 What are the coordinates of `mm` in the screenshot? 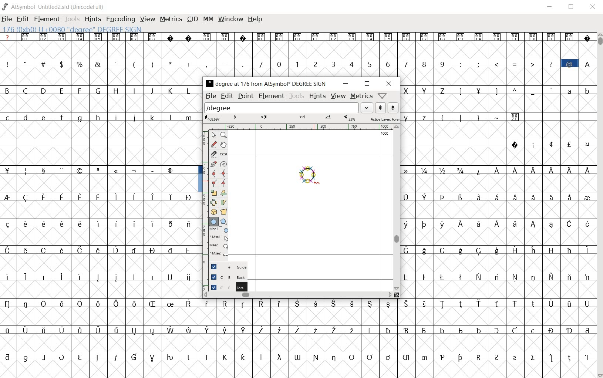 It's located at (208, 19).